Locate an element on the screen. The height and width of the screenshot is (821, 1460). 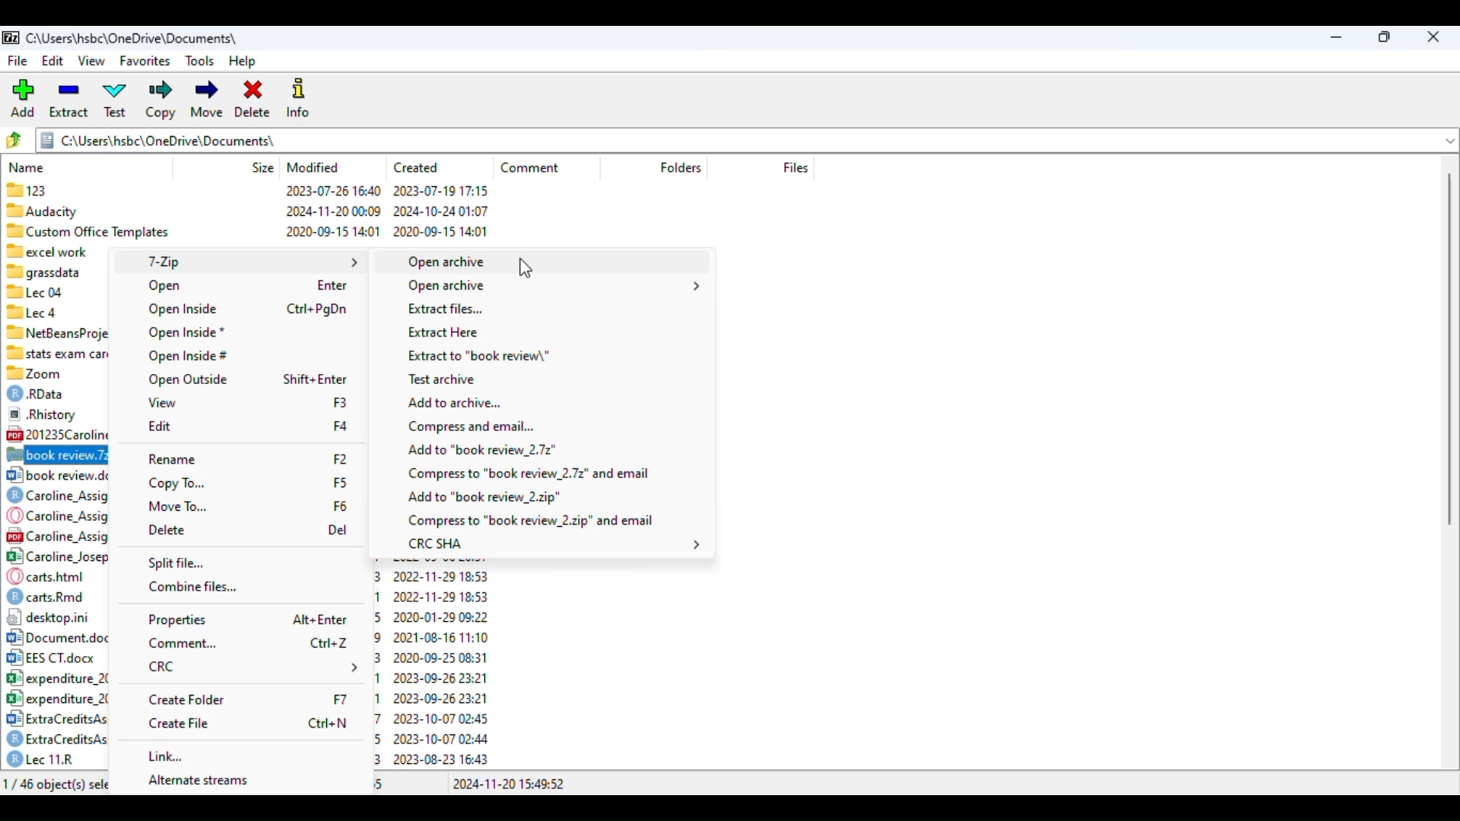
add to .zip file is located at coordinates (482, 499).